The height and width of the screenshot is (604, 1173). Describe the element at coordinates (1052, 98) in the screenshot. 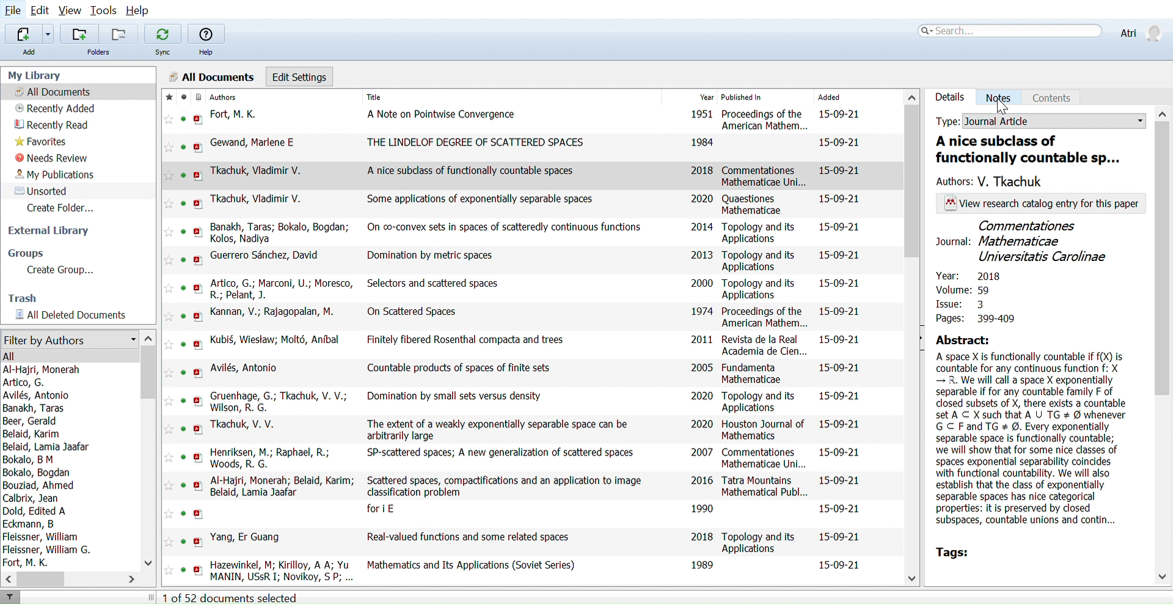

I see `Coments` at that location.